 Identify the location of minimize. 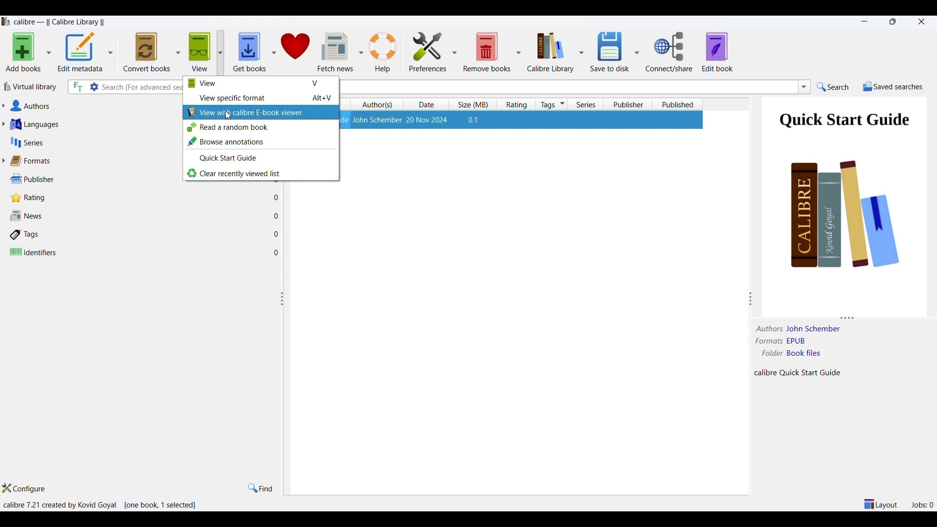
(863, 21).